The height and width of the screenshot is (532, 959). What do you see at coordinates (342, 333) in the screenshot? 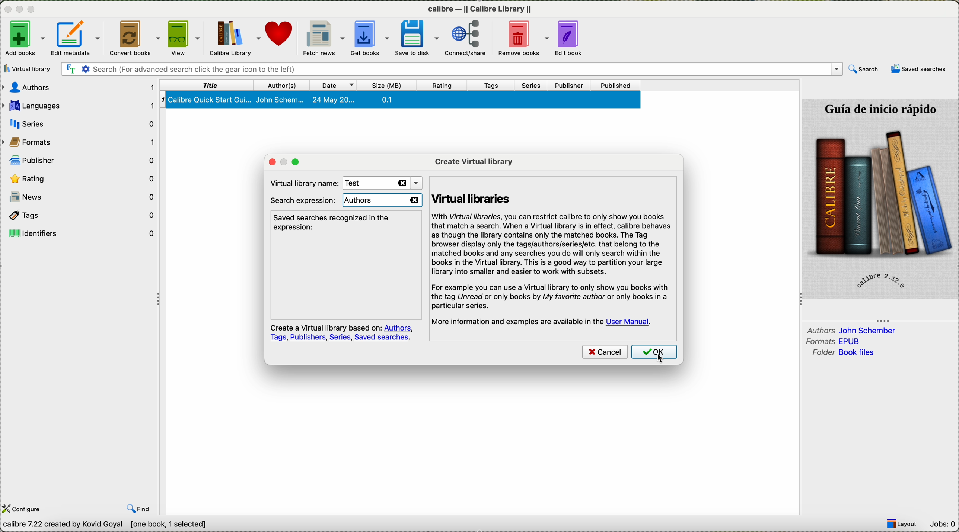
I see `note` at bounding box center [342, 333].